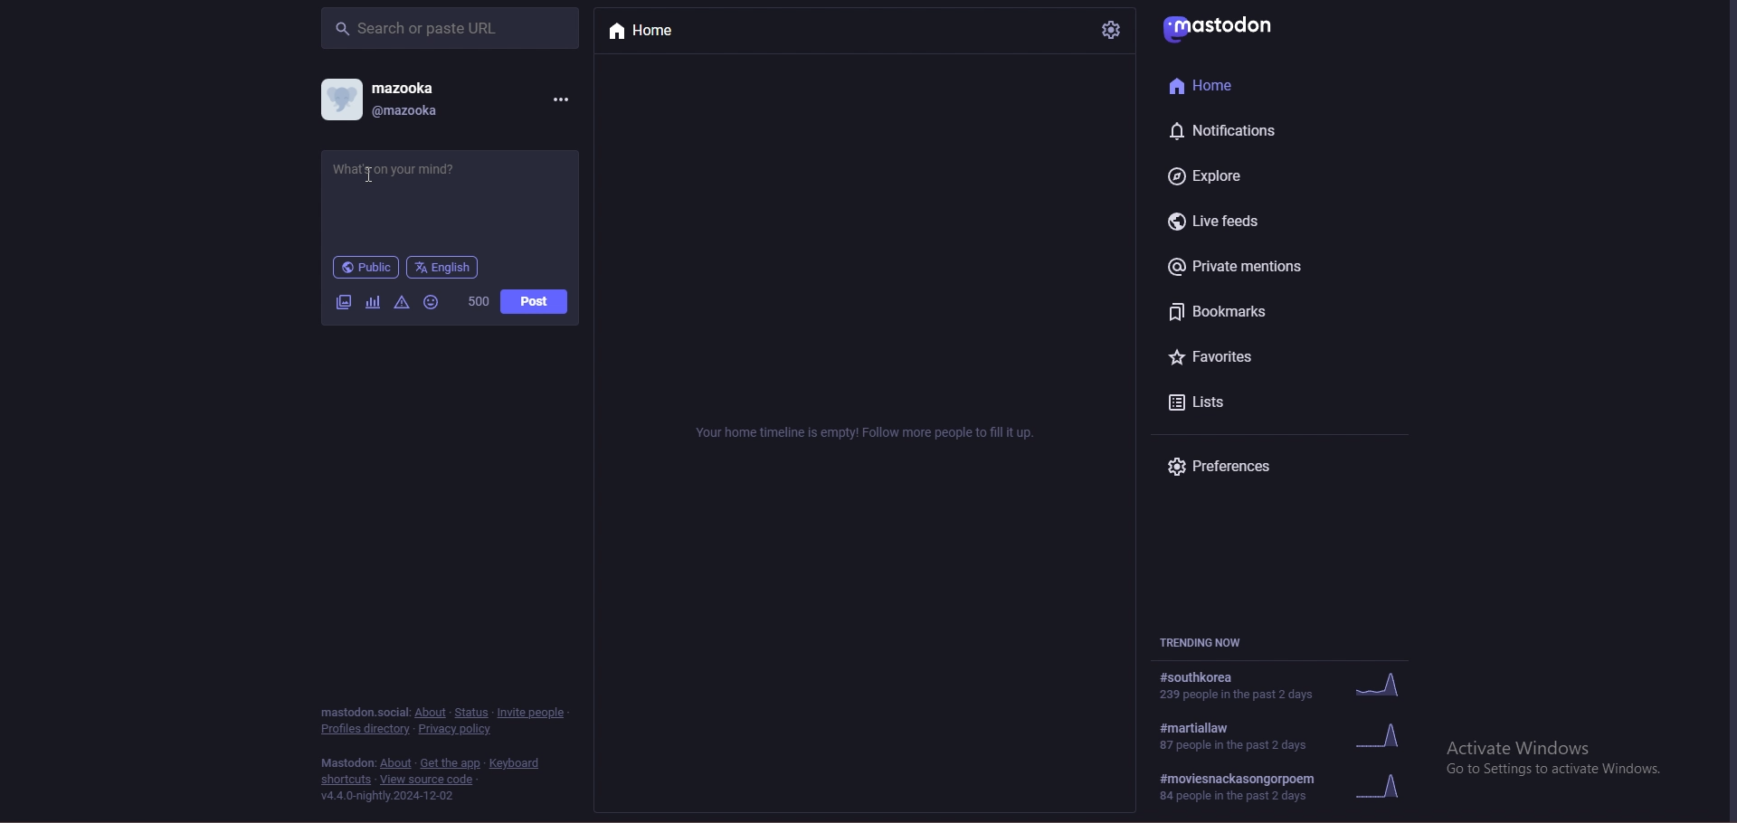 The width and height of the screenshot is (1737, 823). What do you see at coordinates (1239, 468) in the screenshot?
I see `preferences` at bounding box center [1239, 468].